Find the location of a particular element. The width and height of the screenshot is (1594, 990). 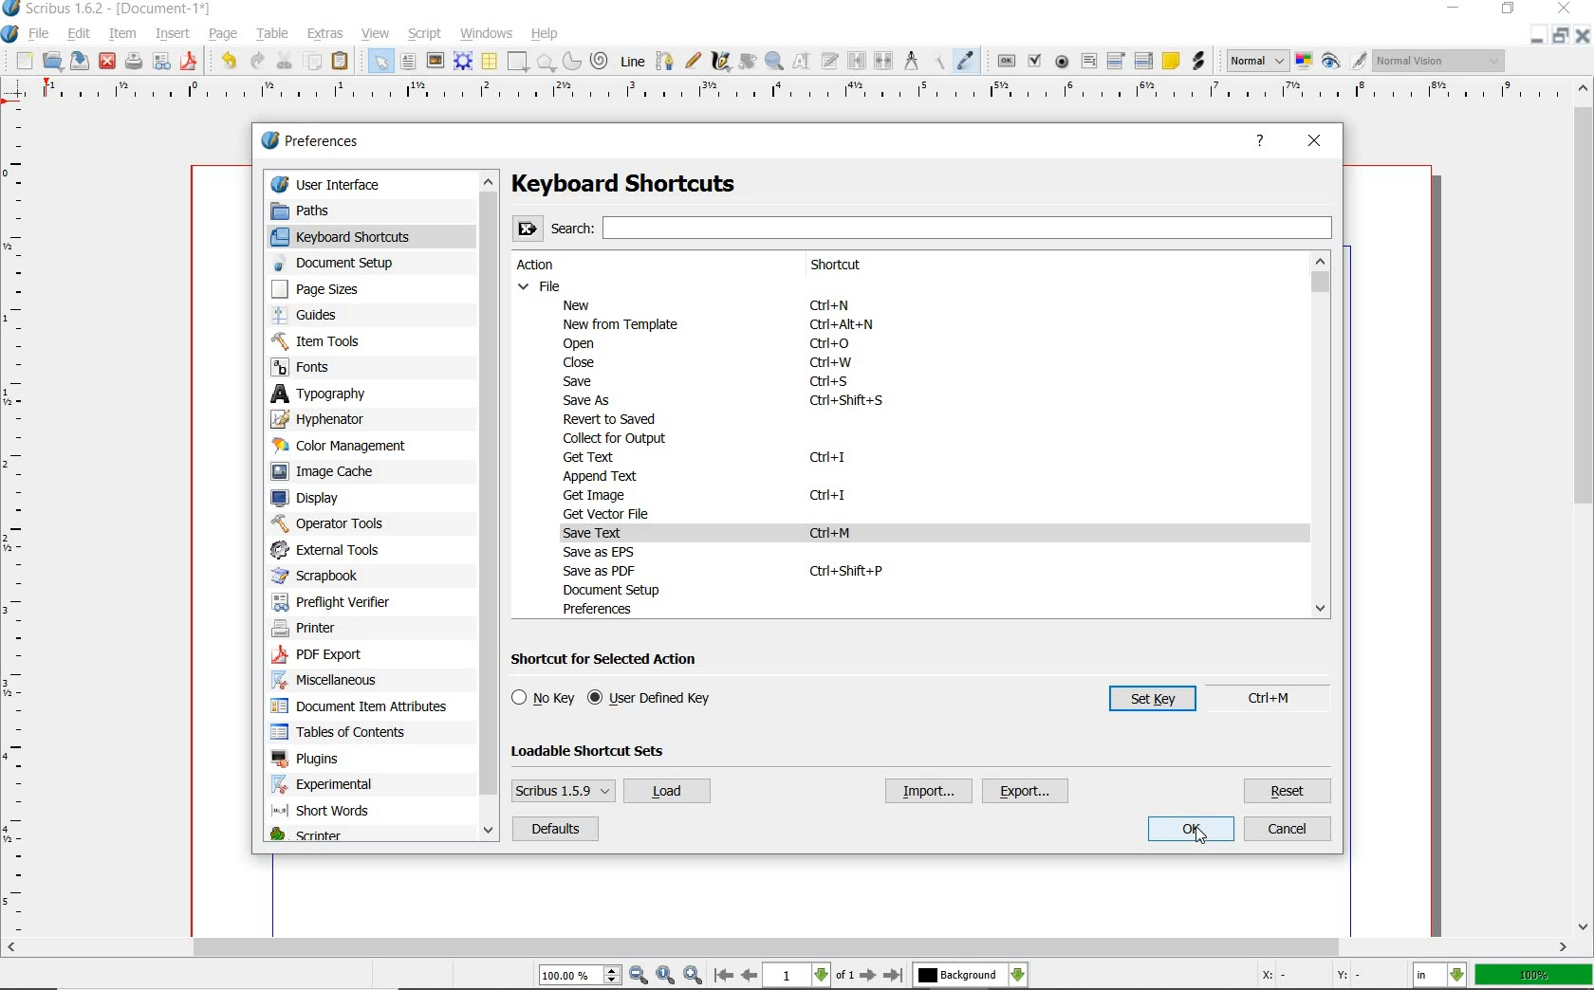

Ctrl + M is located at coordinates (837, 533).